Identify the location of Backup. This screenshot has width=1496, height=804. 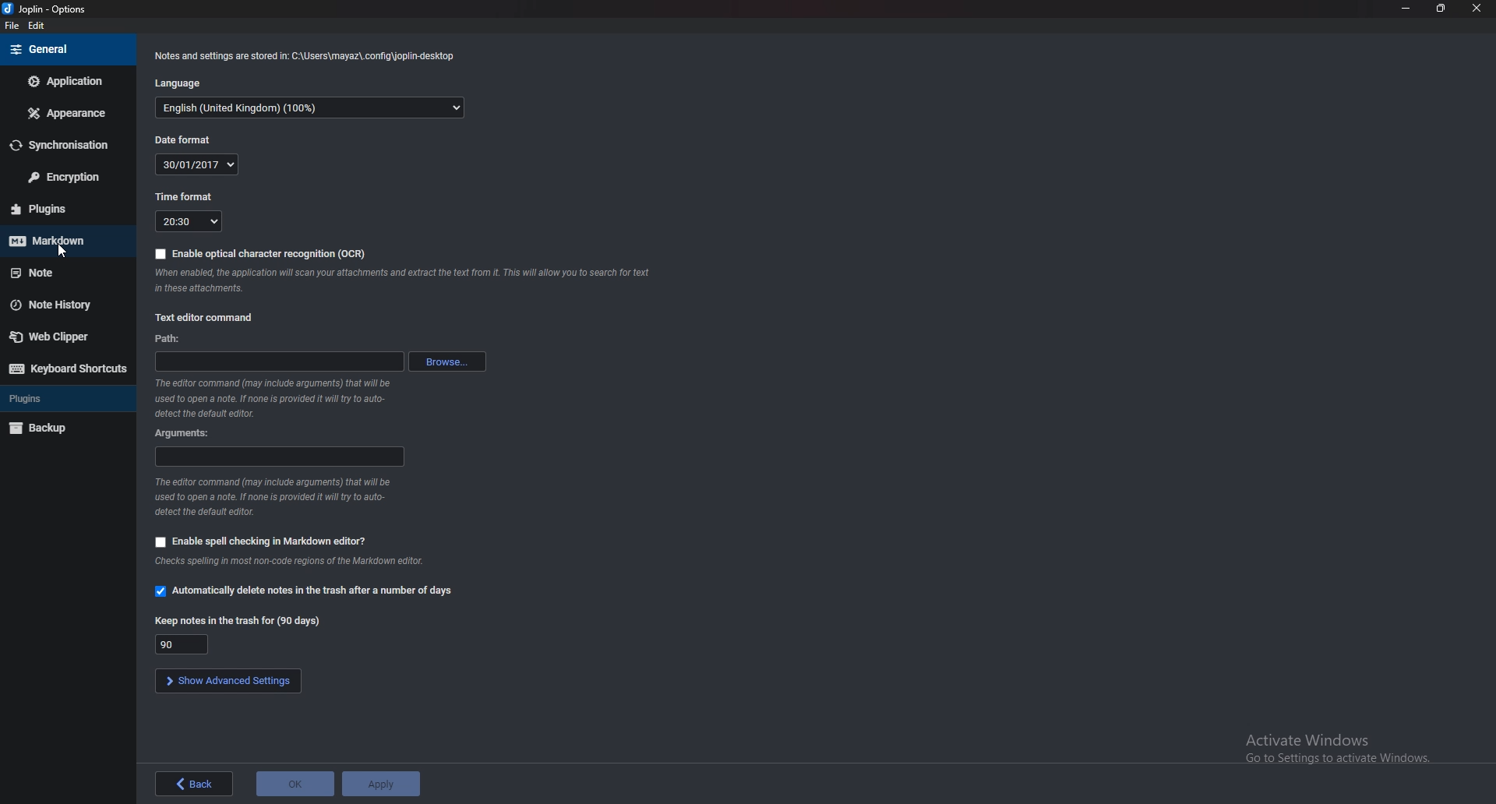
(63, 427).